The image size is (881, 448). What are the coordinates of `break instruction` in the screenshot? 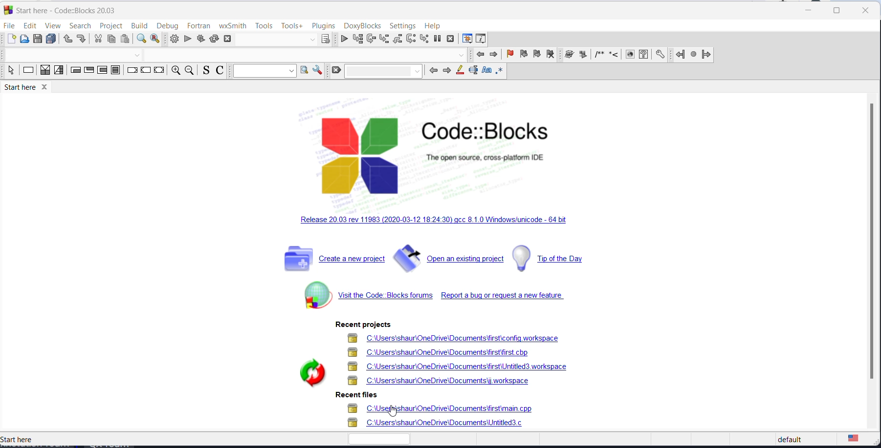 It's located at (132, 71).